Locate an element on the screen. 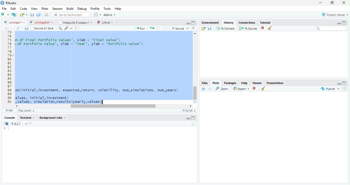 Image resolution: width=350 pixels, height=185 pixels. Packages is located at coordinates (230, 82).